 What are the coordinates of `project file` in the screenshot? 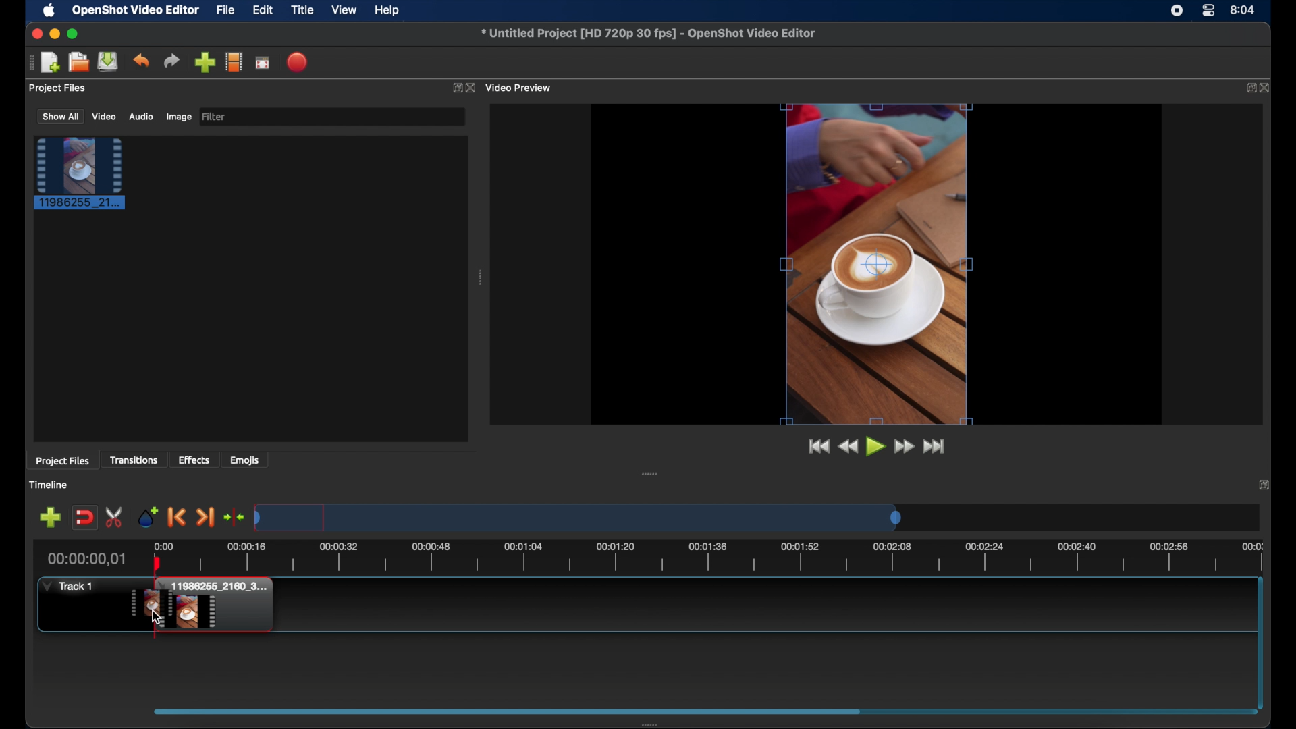 It's located at (80, 173).